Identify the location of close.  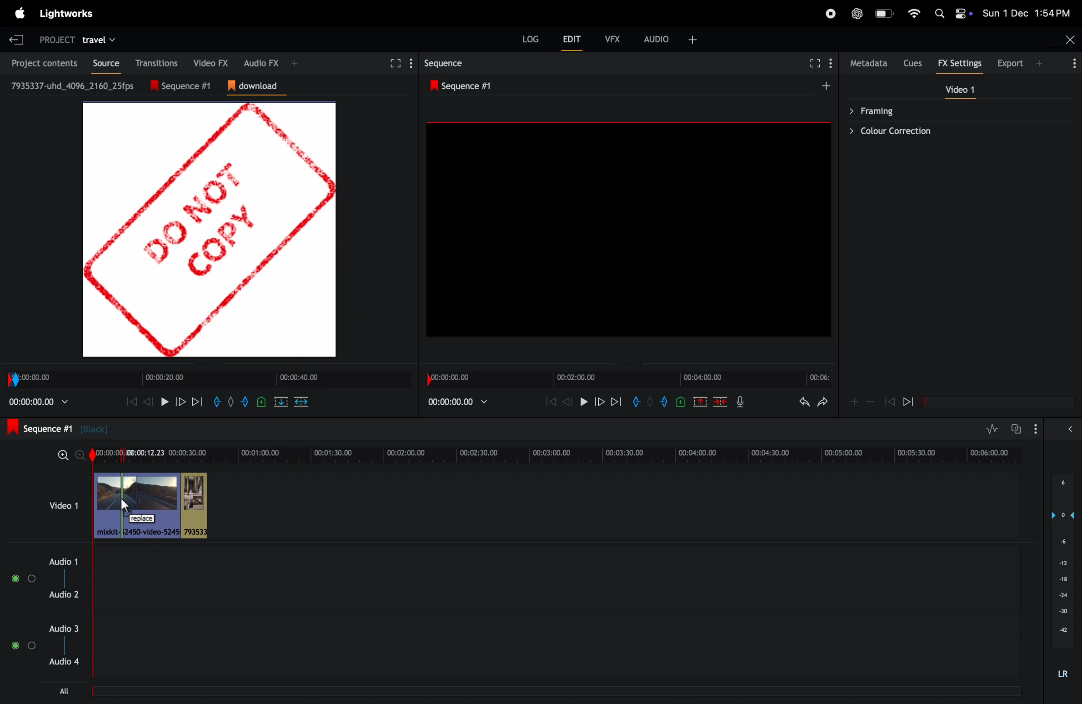
(1071, 40).